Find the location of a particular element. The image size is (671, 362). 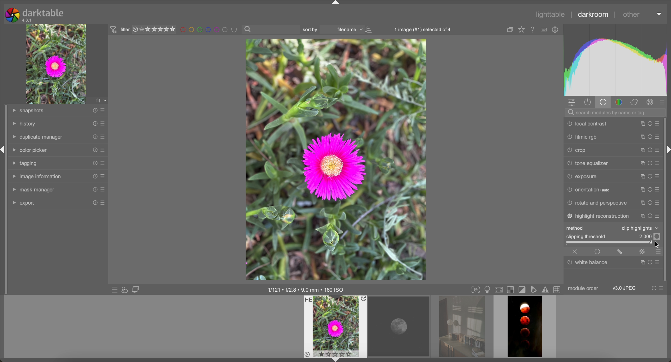

image is located at coordinates (336, 159).